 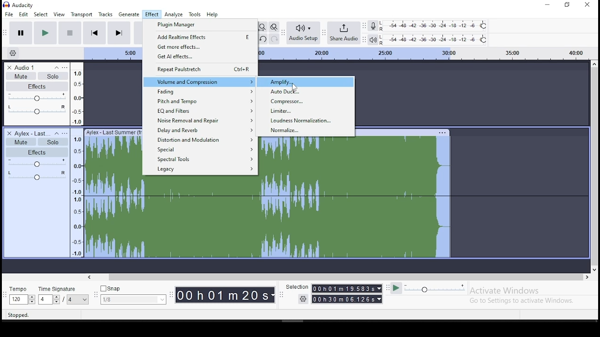 What do you see at coordinates (134, 294) in the screenshot?
I see `snap` at bounding box center [134, 294].